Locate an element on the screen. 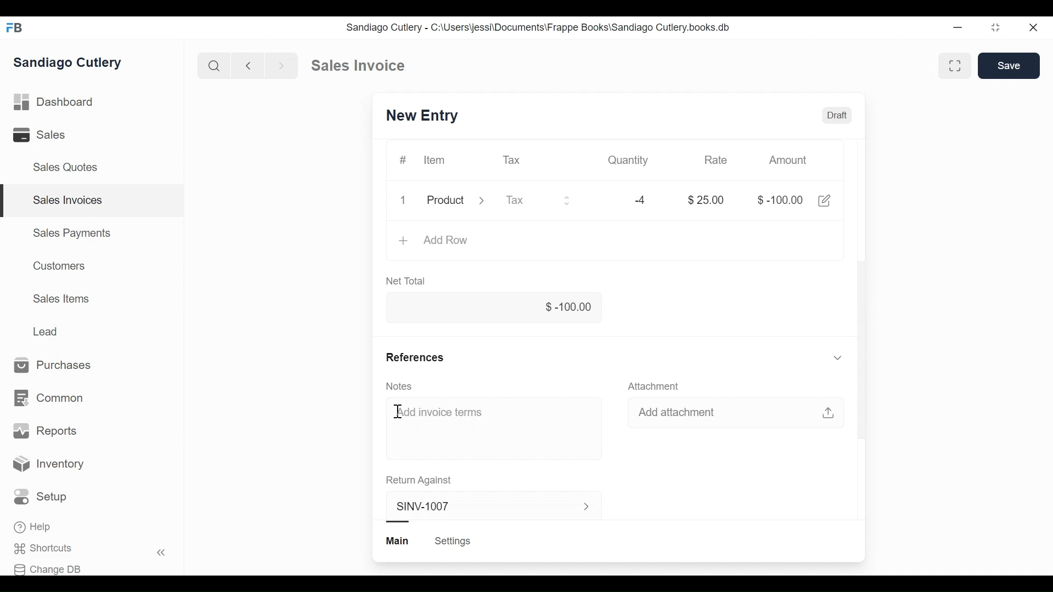 This screenshot has width=1053, height=592. Tax is located at coordinates (537, 200).